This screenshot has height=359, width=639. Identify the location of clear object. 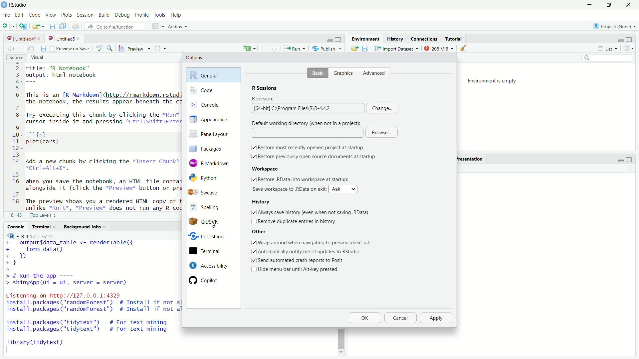
(462, 48).